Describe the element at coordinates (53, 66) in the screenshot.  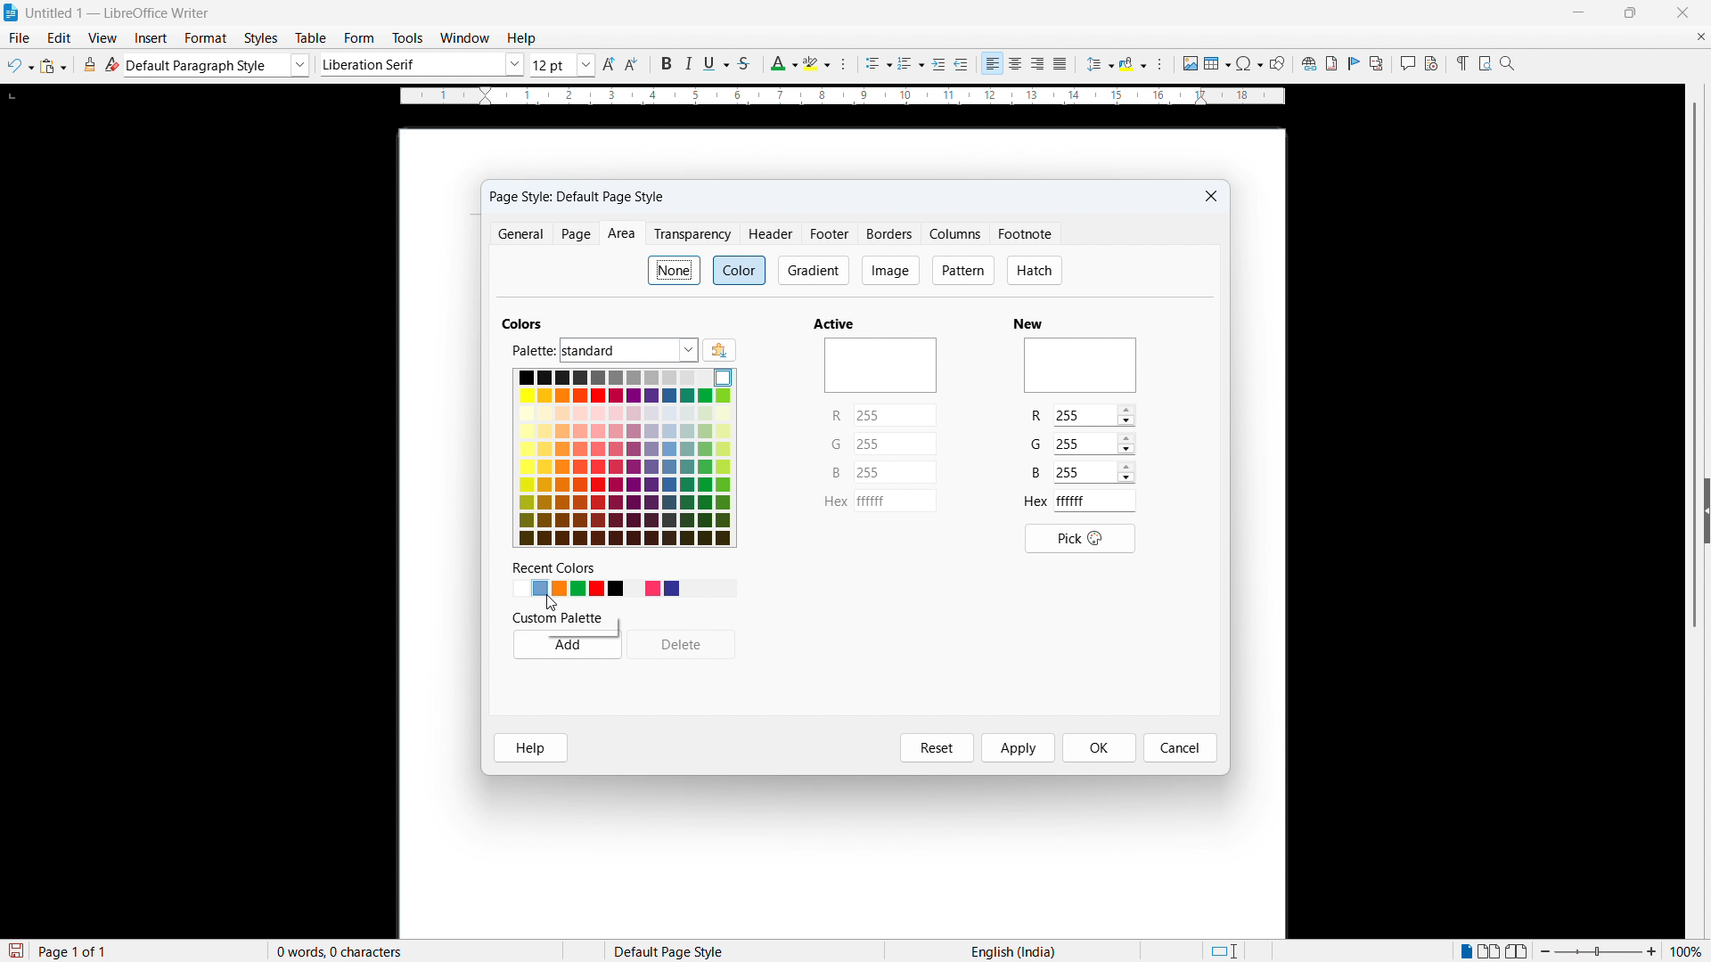
I see `Paste ` at that location.